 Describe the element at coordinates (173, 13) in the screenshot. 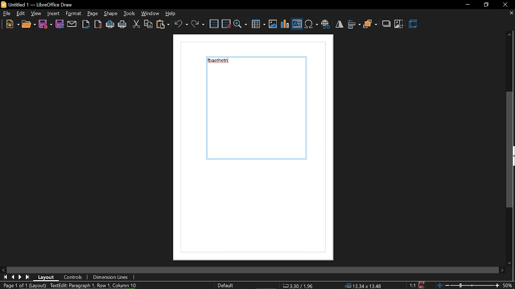

I see `help` at that location.